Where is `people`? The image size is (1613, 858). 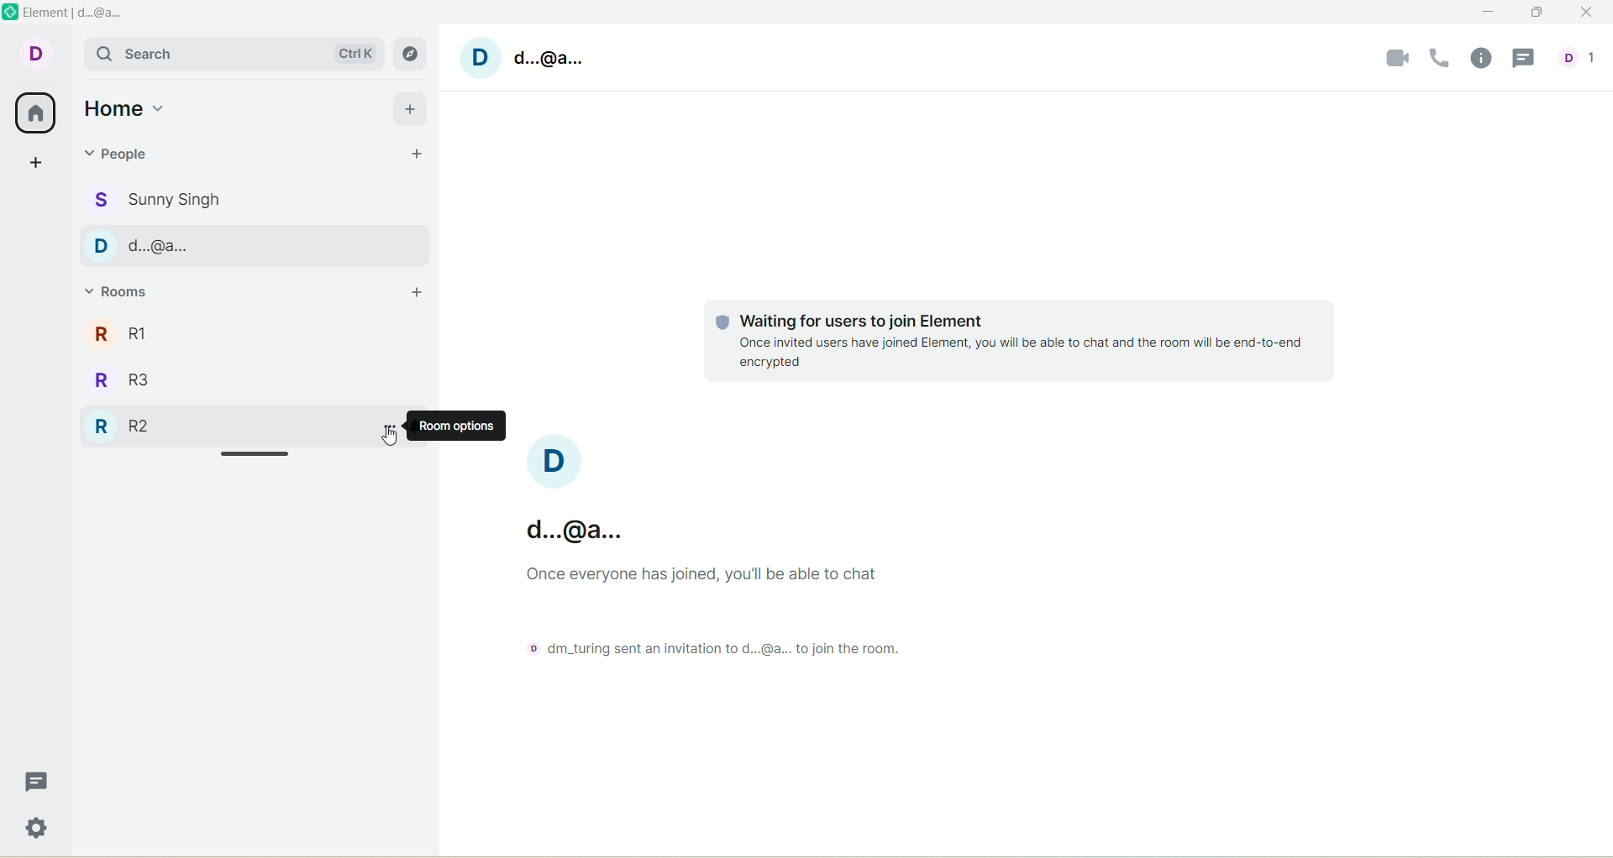
people is located at coordinates (118, 154).